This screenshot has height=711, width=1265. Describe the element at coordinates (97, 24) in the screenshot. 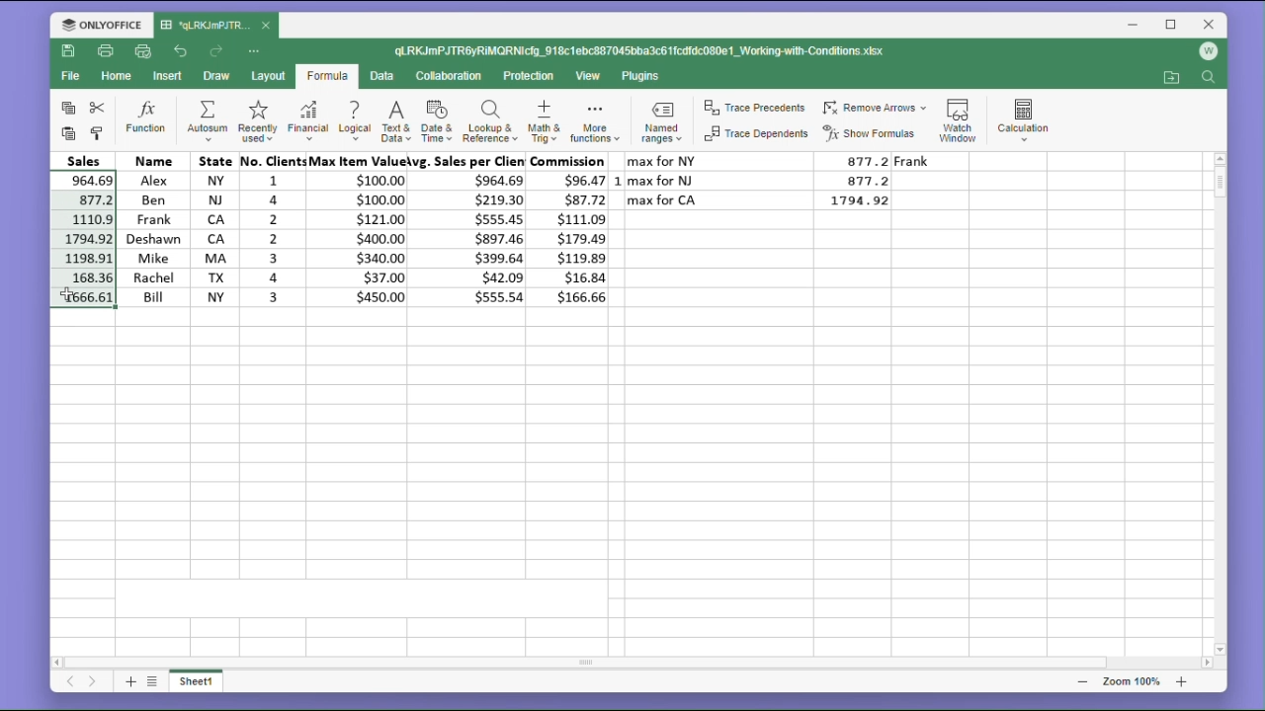

I see `onlyoffice` at that location.